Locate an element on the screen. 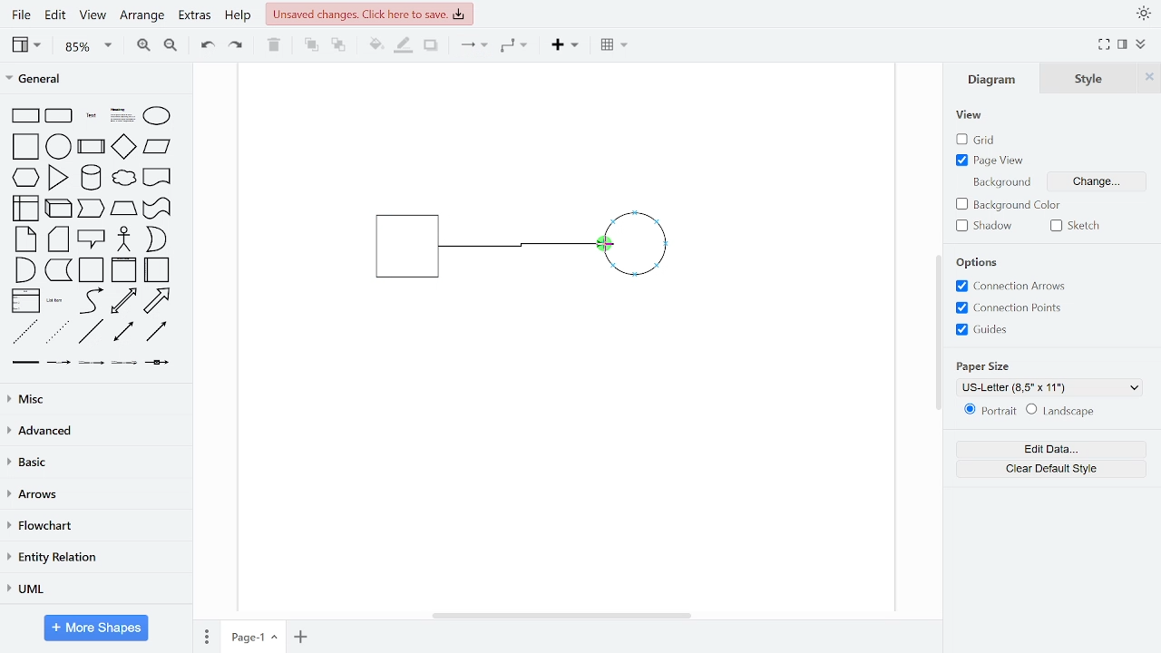 This screenshot has height=653, width=1161. style is located at coordinates (1089, 78).